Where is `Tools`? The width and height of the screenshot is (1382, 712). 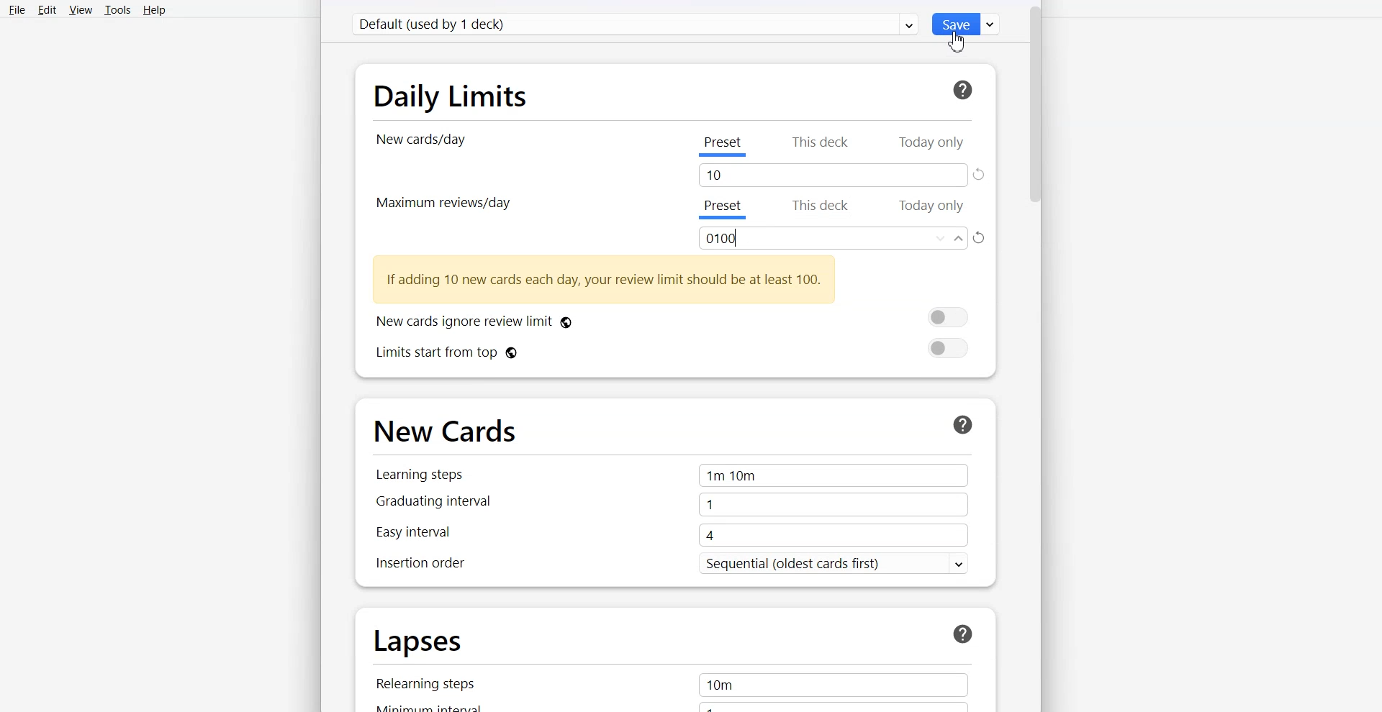 Tools is located at coordinates (117, 10).